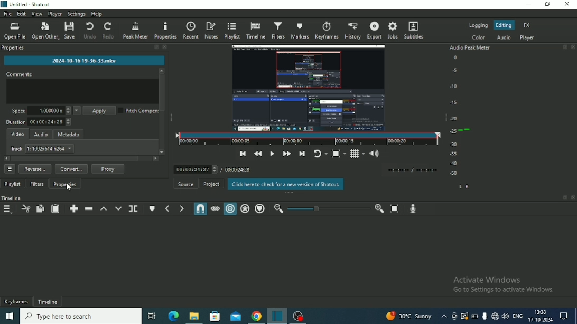 This screenshot has width=577, height=324. Describe the element at coordinates (37, 184) in the screenshot. I see `Filters` at that location.